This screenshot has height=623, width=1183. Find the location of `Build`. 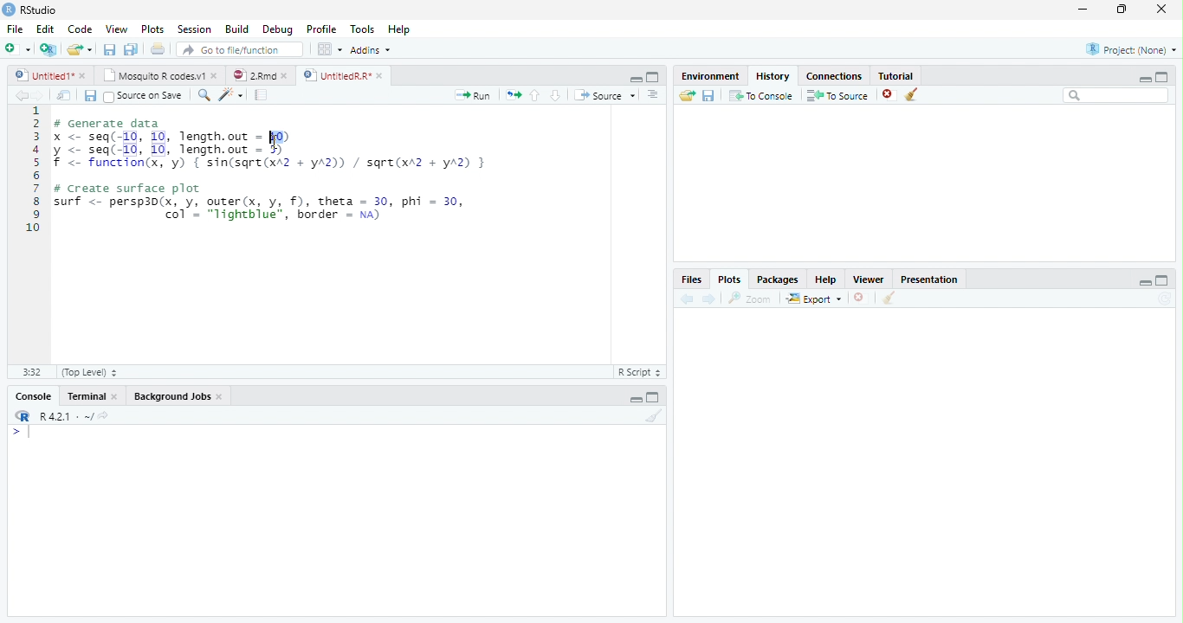

Build is located at coordinates (236, 29).